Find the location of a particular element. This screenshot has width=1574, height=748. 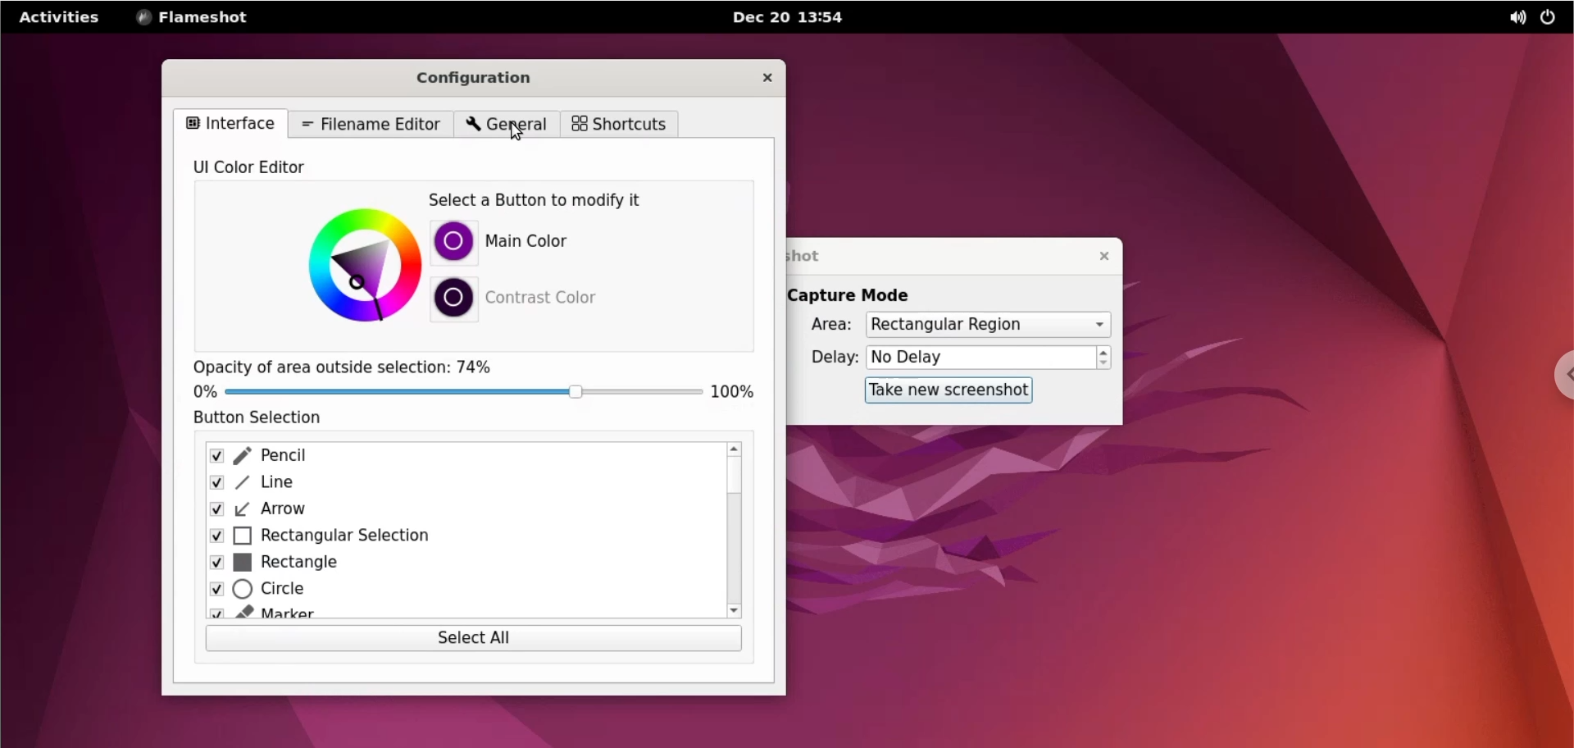

area: is located at coordinates (826, 323).